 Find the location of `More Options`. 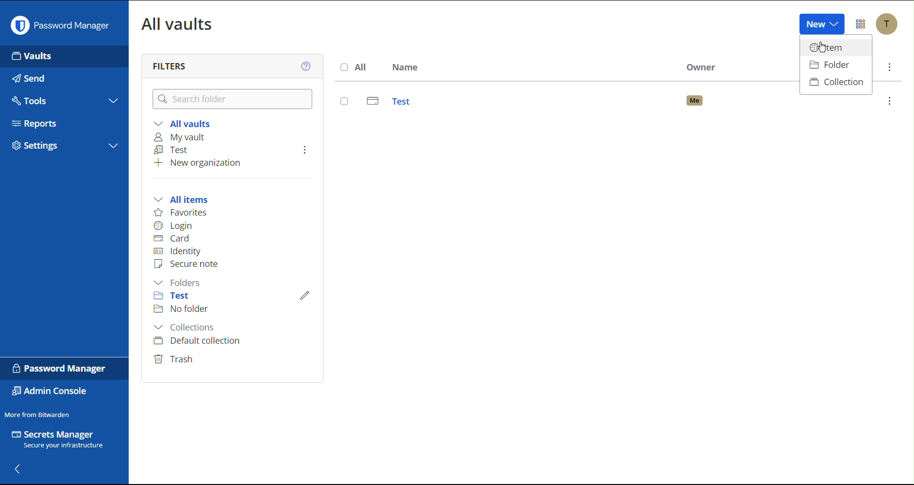

More Options is located at coordinates (303, 149).